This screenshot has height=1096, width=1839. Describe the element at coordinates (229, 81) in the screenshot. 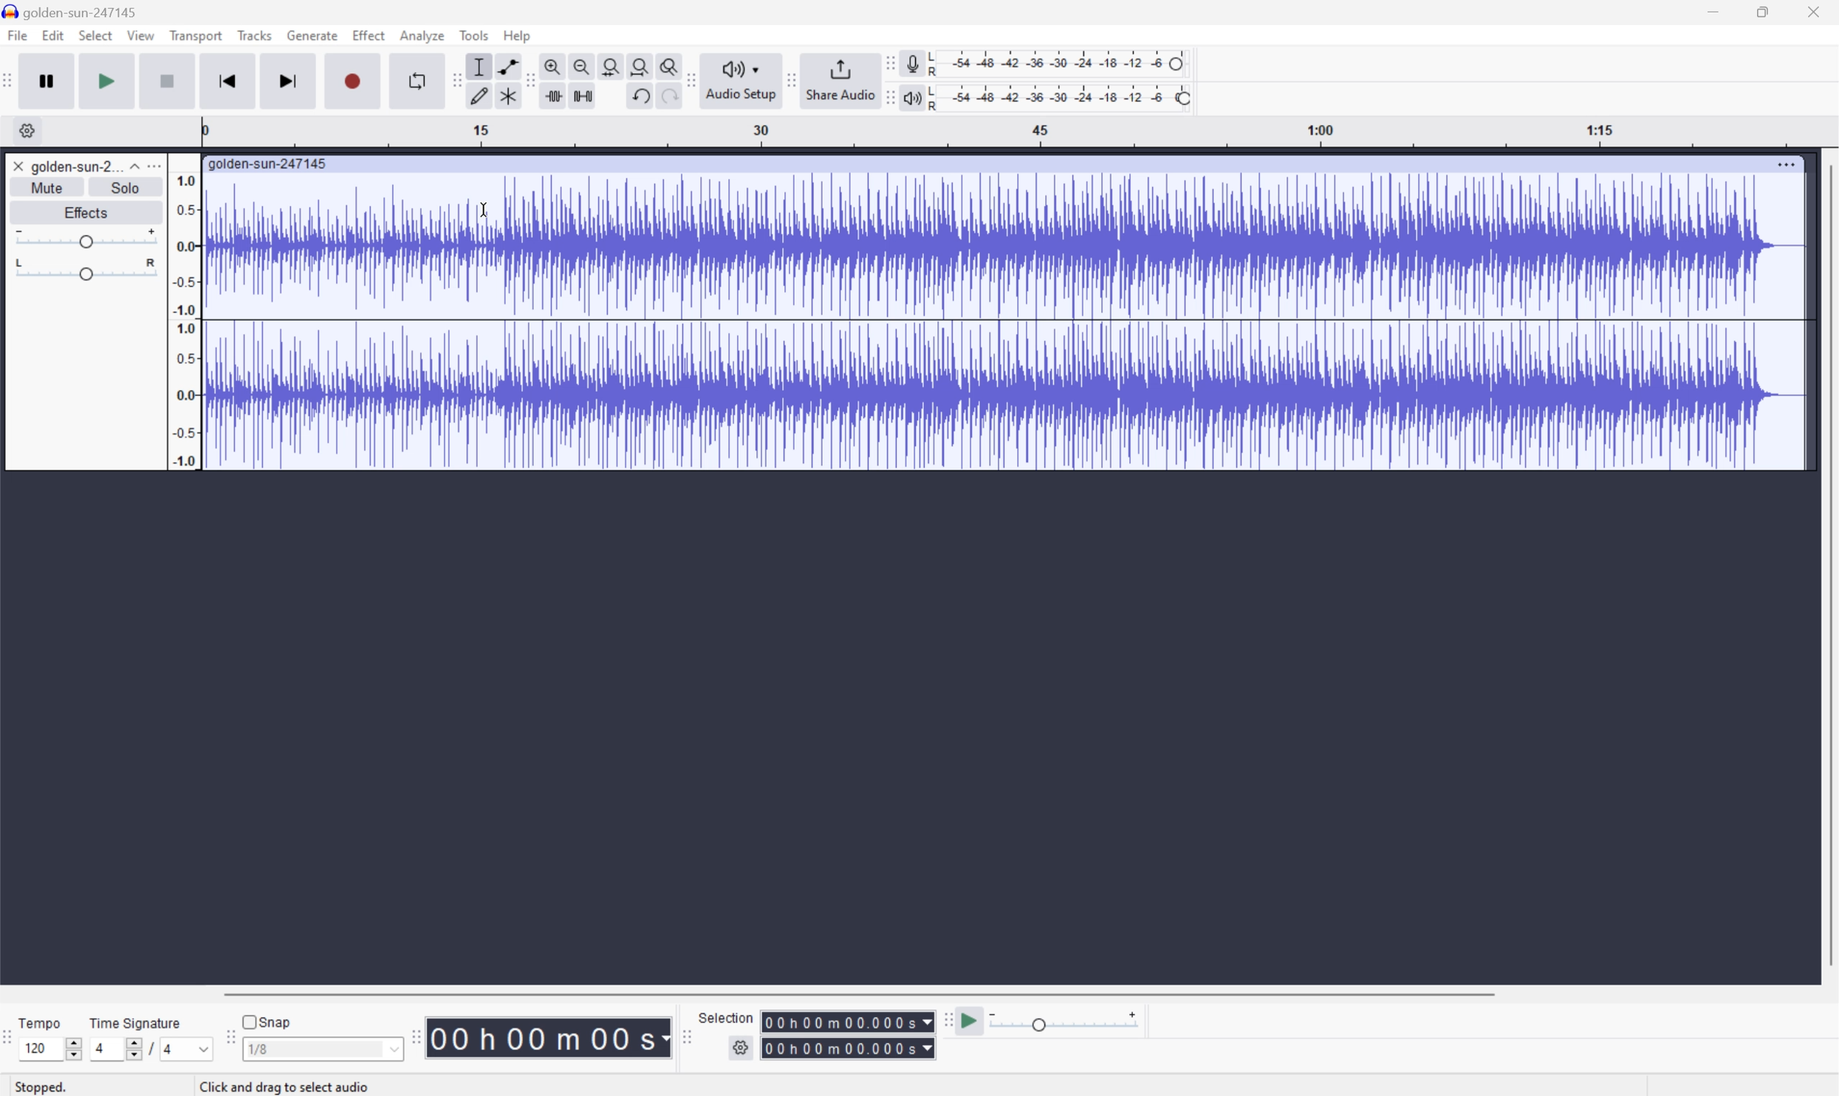

I see `Skip to start` at that location.